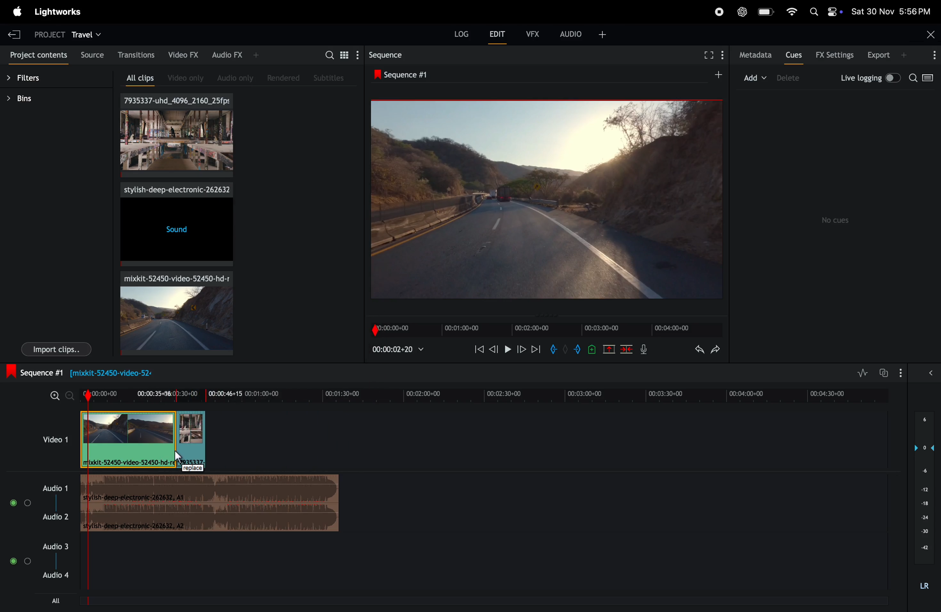 The width and height of the screenshot is (941, 612). Describe the element at coordinates (628, 349) in the screenshot. I see `delete` at that location.